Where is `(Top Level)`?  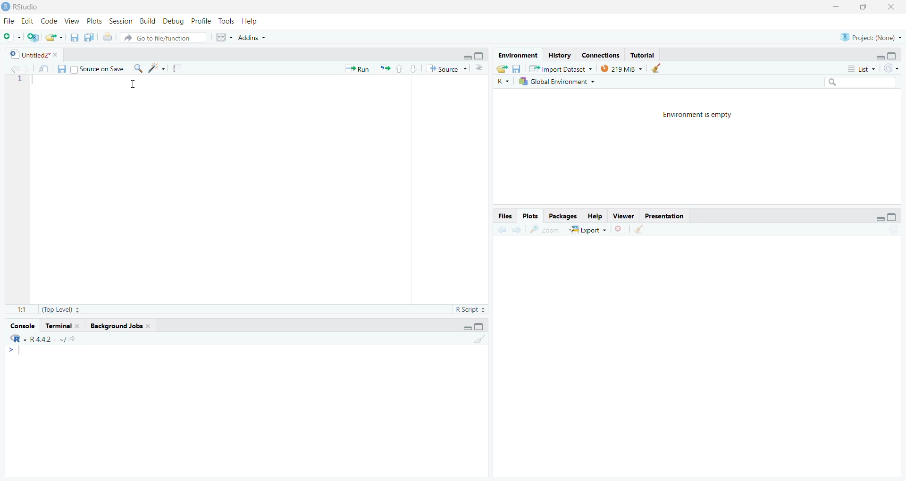 (Top Level) is located at coordinates (60, 310).